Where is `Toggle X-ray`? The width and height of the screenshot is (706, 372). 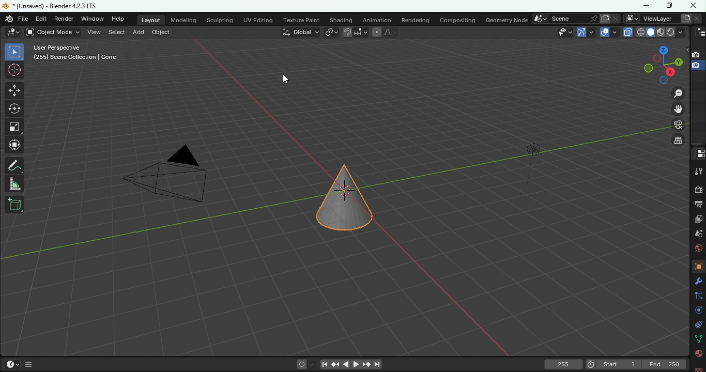 Toggle X-ray is located at coordinates (628, 33).